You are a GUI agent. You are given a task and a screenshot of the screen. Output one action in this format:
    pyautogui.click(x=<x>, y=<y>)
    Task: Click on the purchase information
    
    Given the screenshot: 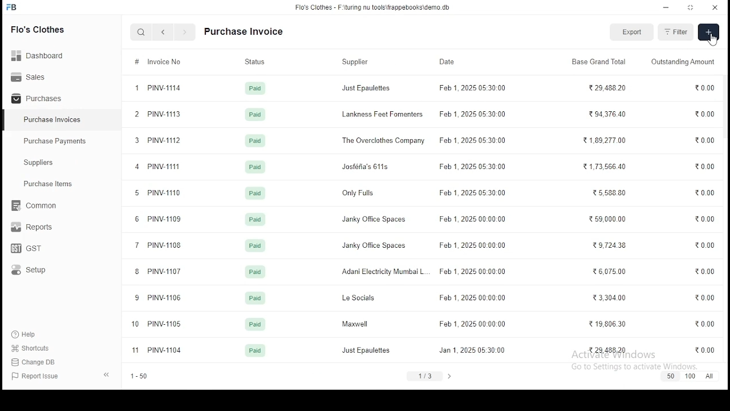 What is the action you would take?
    pyautogui.click(x=244, y=33)
    